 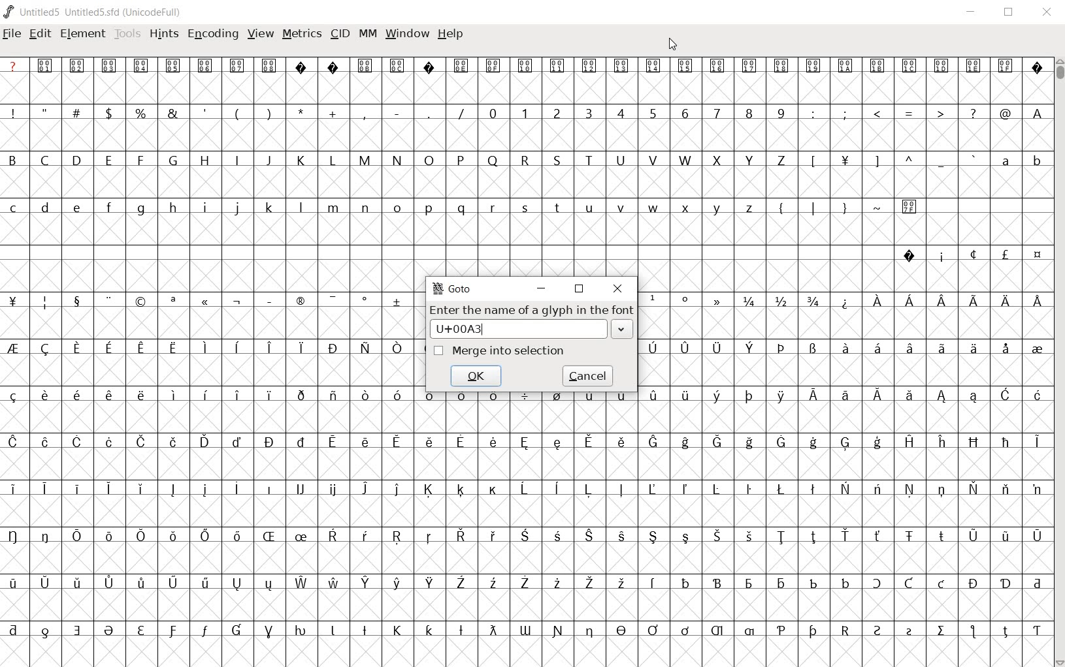 I want to click on Symbol, so click(x=366, y=65).